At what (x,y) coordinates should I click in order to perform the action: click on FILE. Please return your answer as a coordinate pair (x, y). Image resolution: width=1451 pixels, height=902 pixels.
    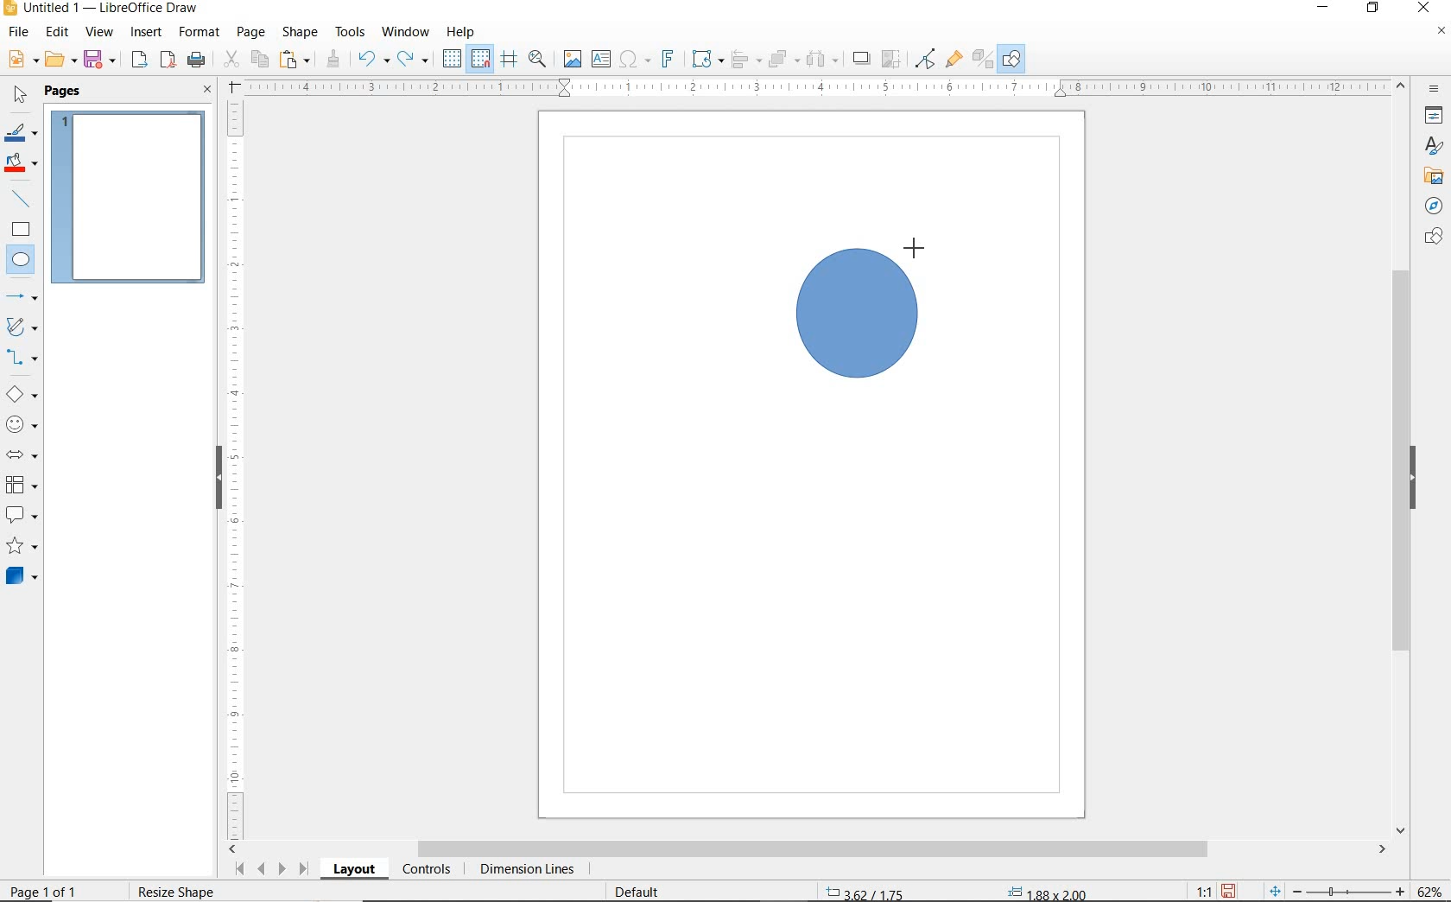
    Looking at the image, I should click on (20, 35).